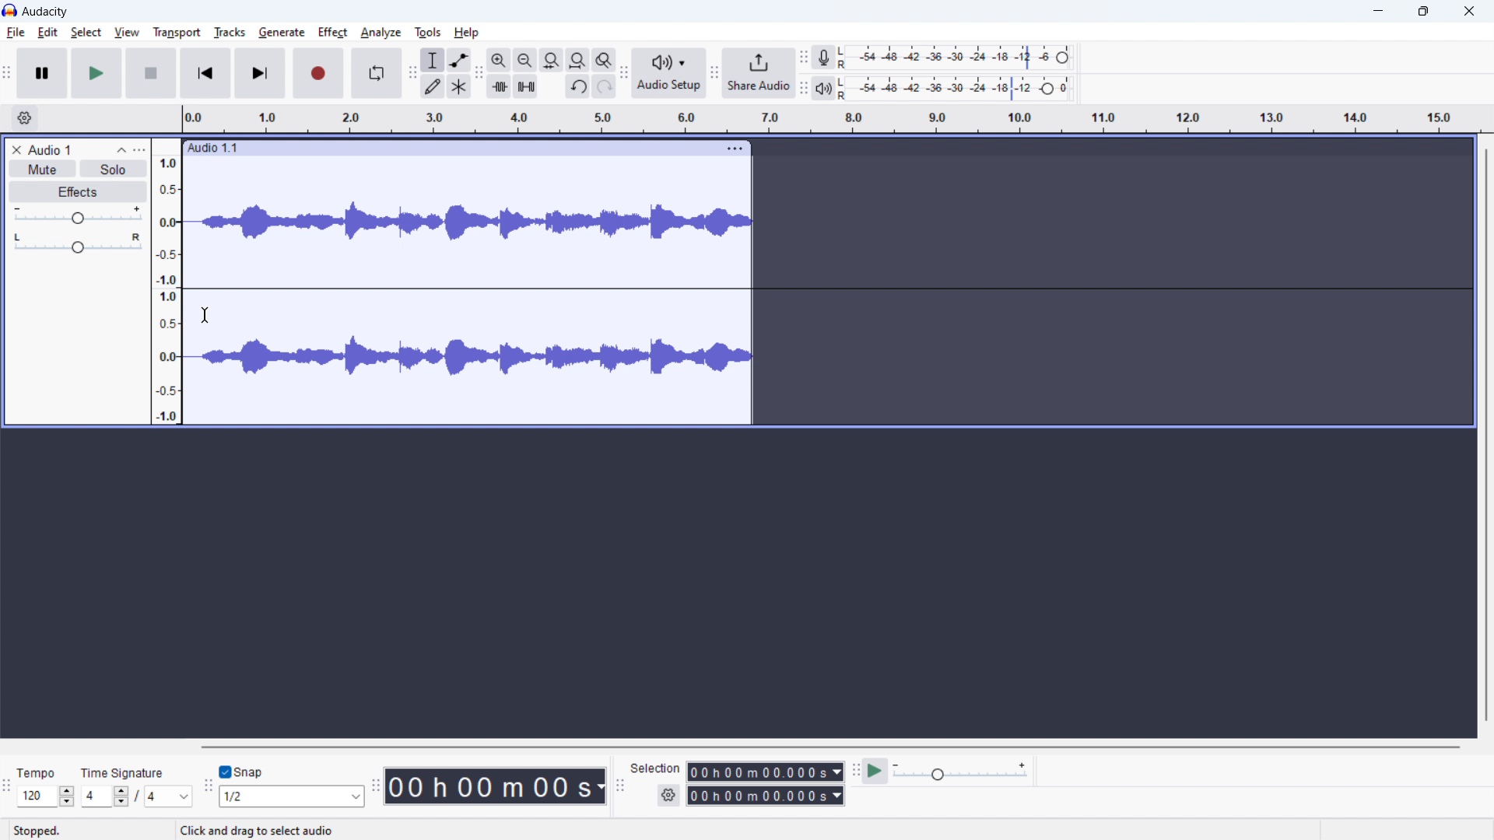 The width and height of the screenshot is (1494, 840). Describe the element at coordinates (458, 61) in the screenshot. I see `envelop tool` at that location.